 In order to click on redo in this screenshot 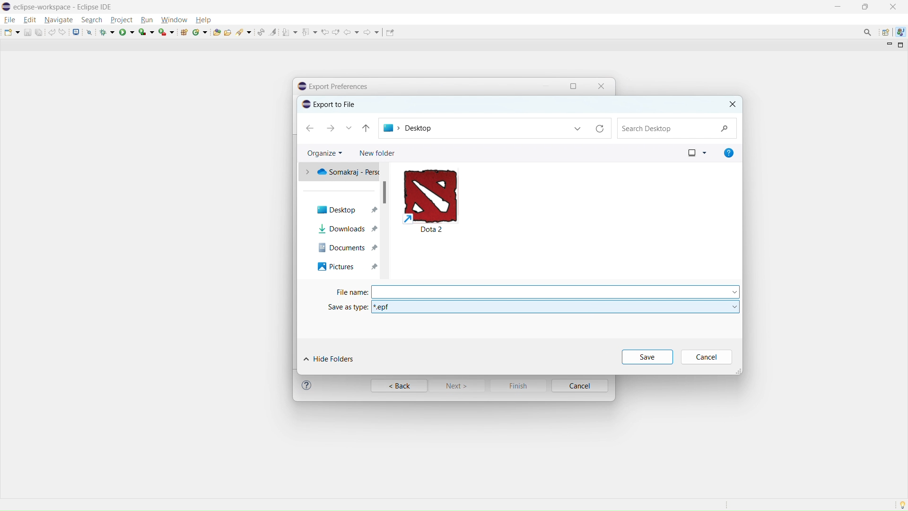, I will do `click(62, 32)`.